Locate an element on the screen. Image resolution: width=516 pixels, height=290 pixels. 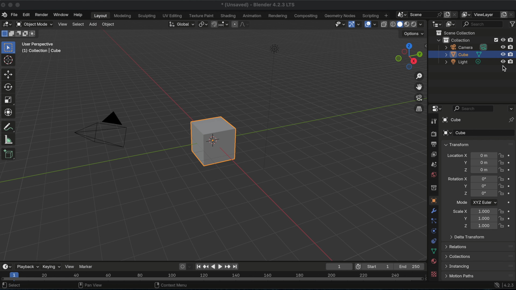
world is located at coordinates (433, 174).